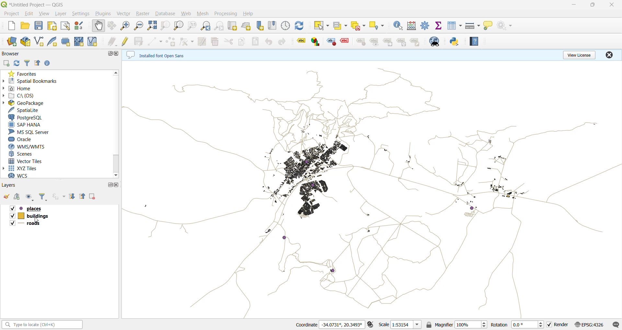 The width and height of the screenshot is (622, 330). Describe the element at coordinates (415, 42) in the screenshot. I see `note` at that location.